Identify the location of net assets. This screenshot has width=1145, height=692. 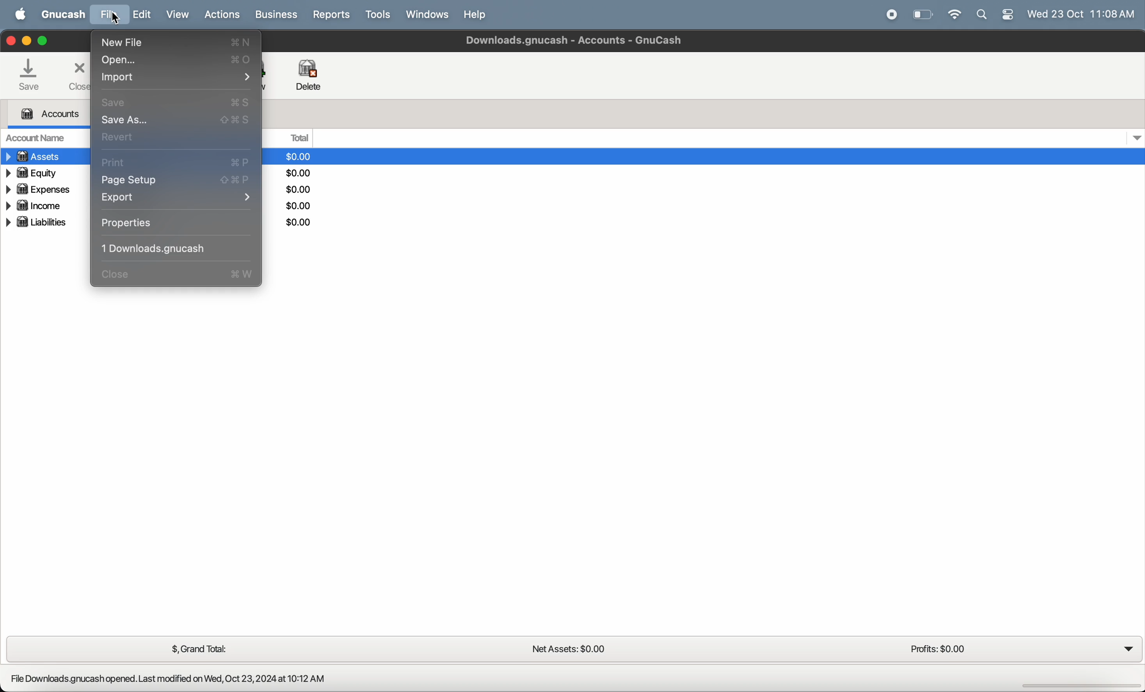
(571, 652).